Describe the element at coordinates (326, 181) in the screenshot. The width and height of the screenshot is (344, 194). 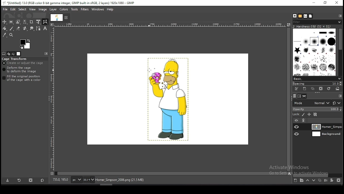
I see `merge layers` at that location.